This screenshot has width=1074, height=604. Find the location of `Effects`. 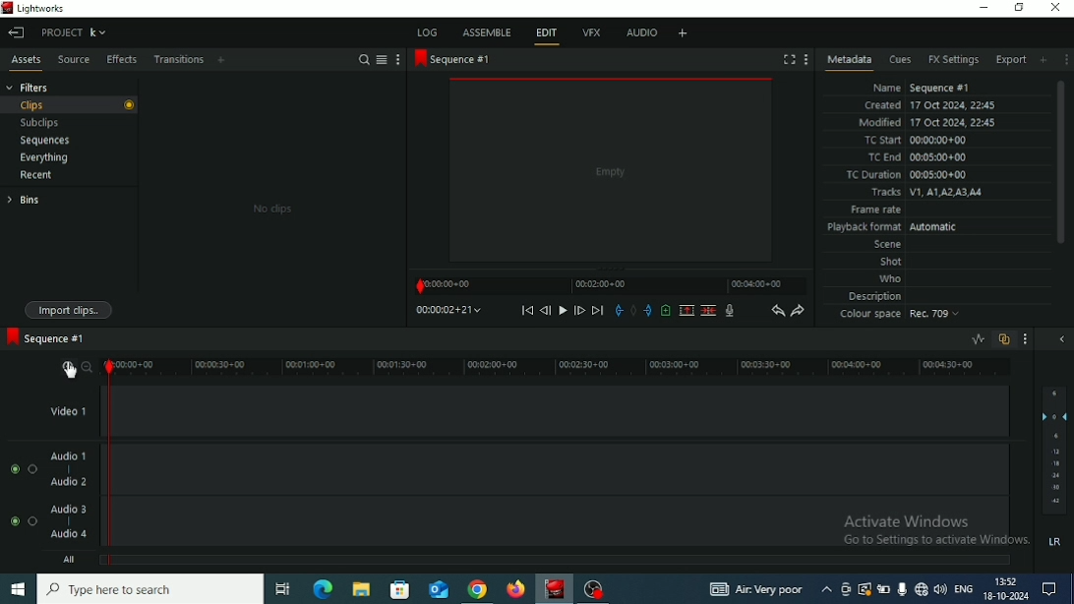

Effects is located at coordinates (120, 60).